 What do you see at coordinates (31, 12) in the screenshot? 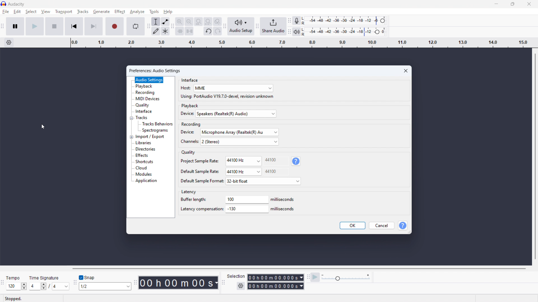
I see `select` at bounding box center [31, 12].